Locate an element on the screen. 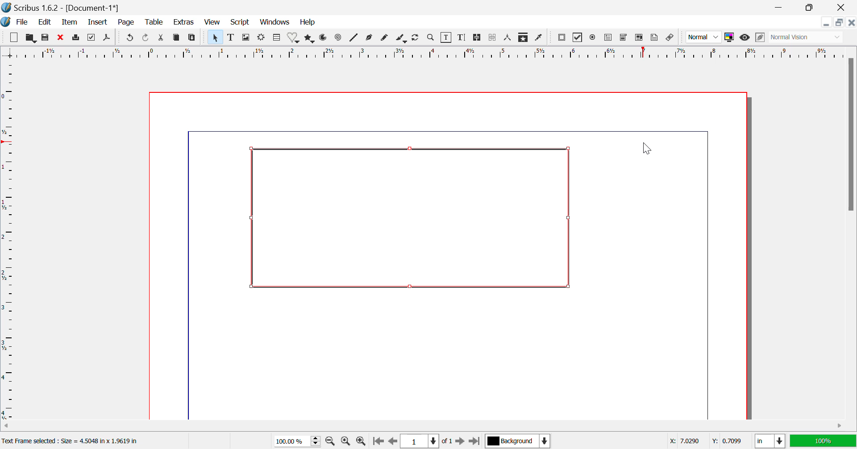 The height and width of the screenshot is (449, 857). Help is located at coordinates (308, 23).